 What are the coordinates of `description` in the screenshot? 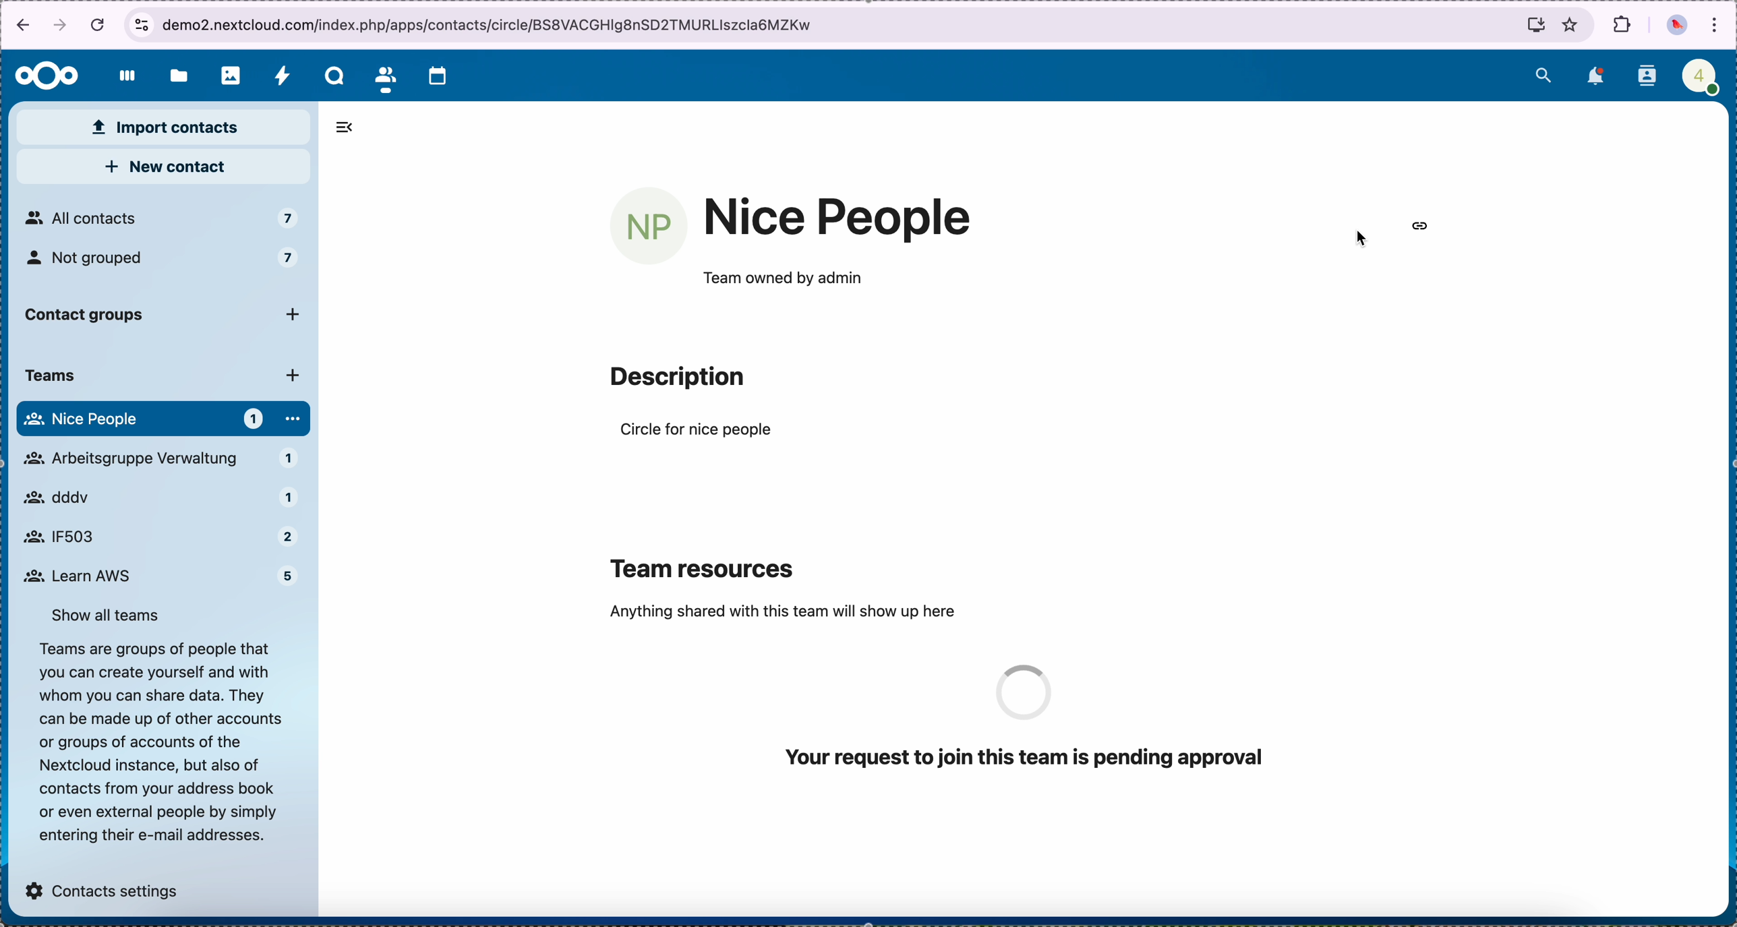 It's located at (156, 741).